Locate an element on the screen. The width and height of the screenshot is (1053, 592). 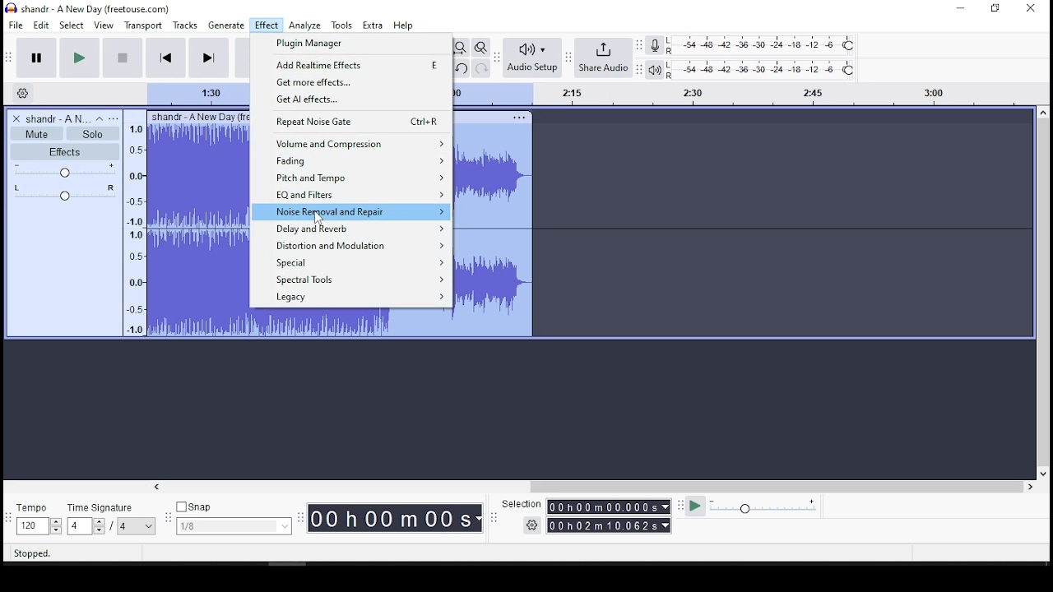
view is located at coordinates (104, 25).